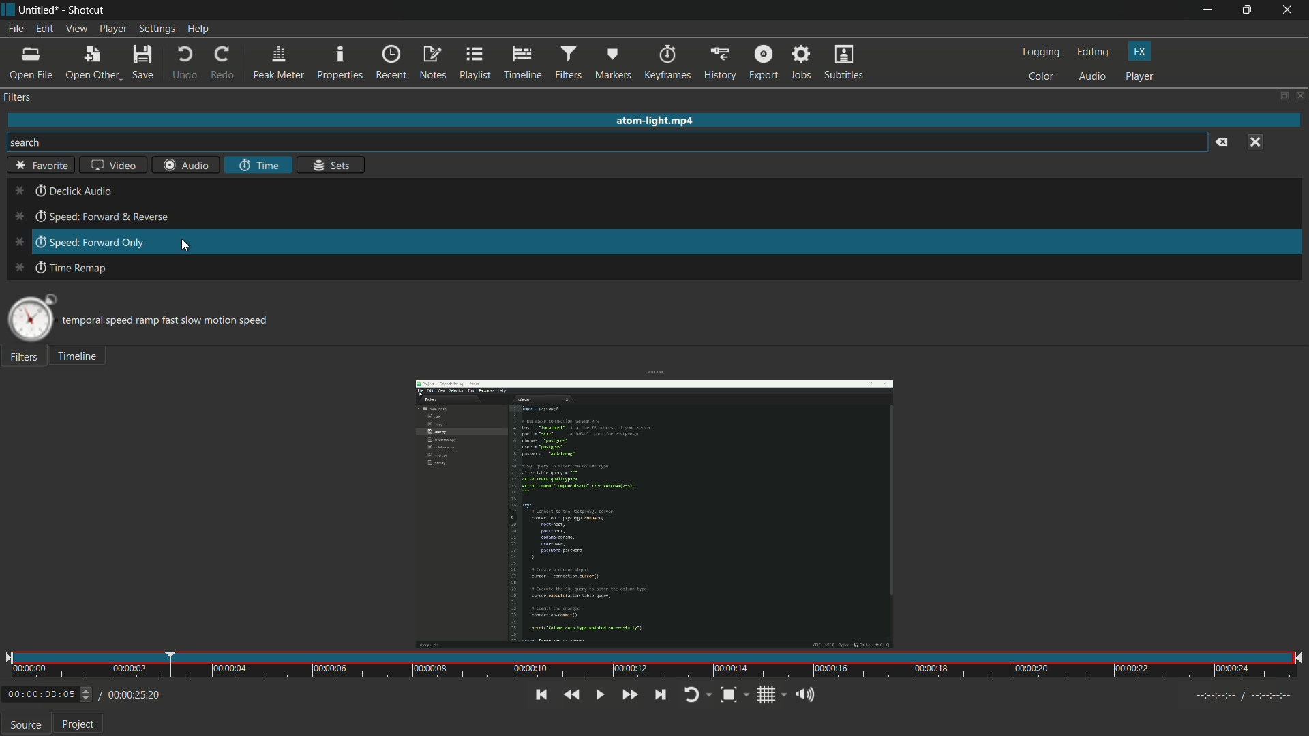 The width and height of the screenshot is (1309, 736). What do you see at coordinates (145, 63) in the screenshot?
I see `save` at bounding box center [145, 63].